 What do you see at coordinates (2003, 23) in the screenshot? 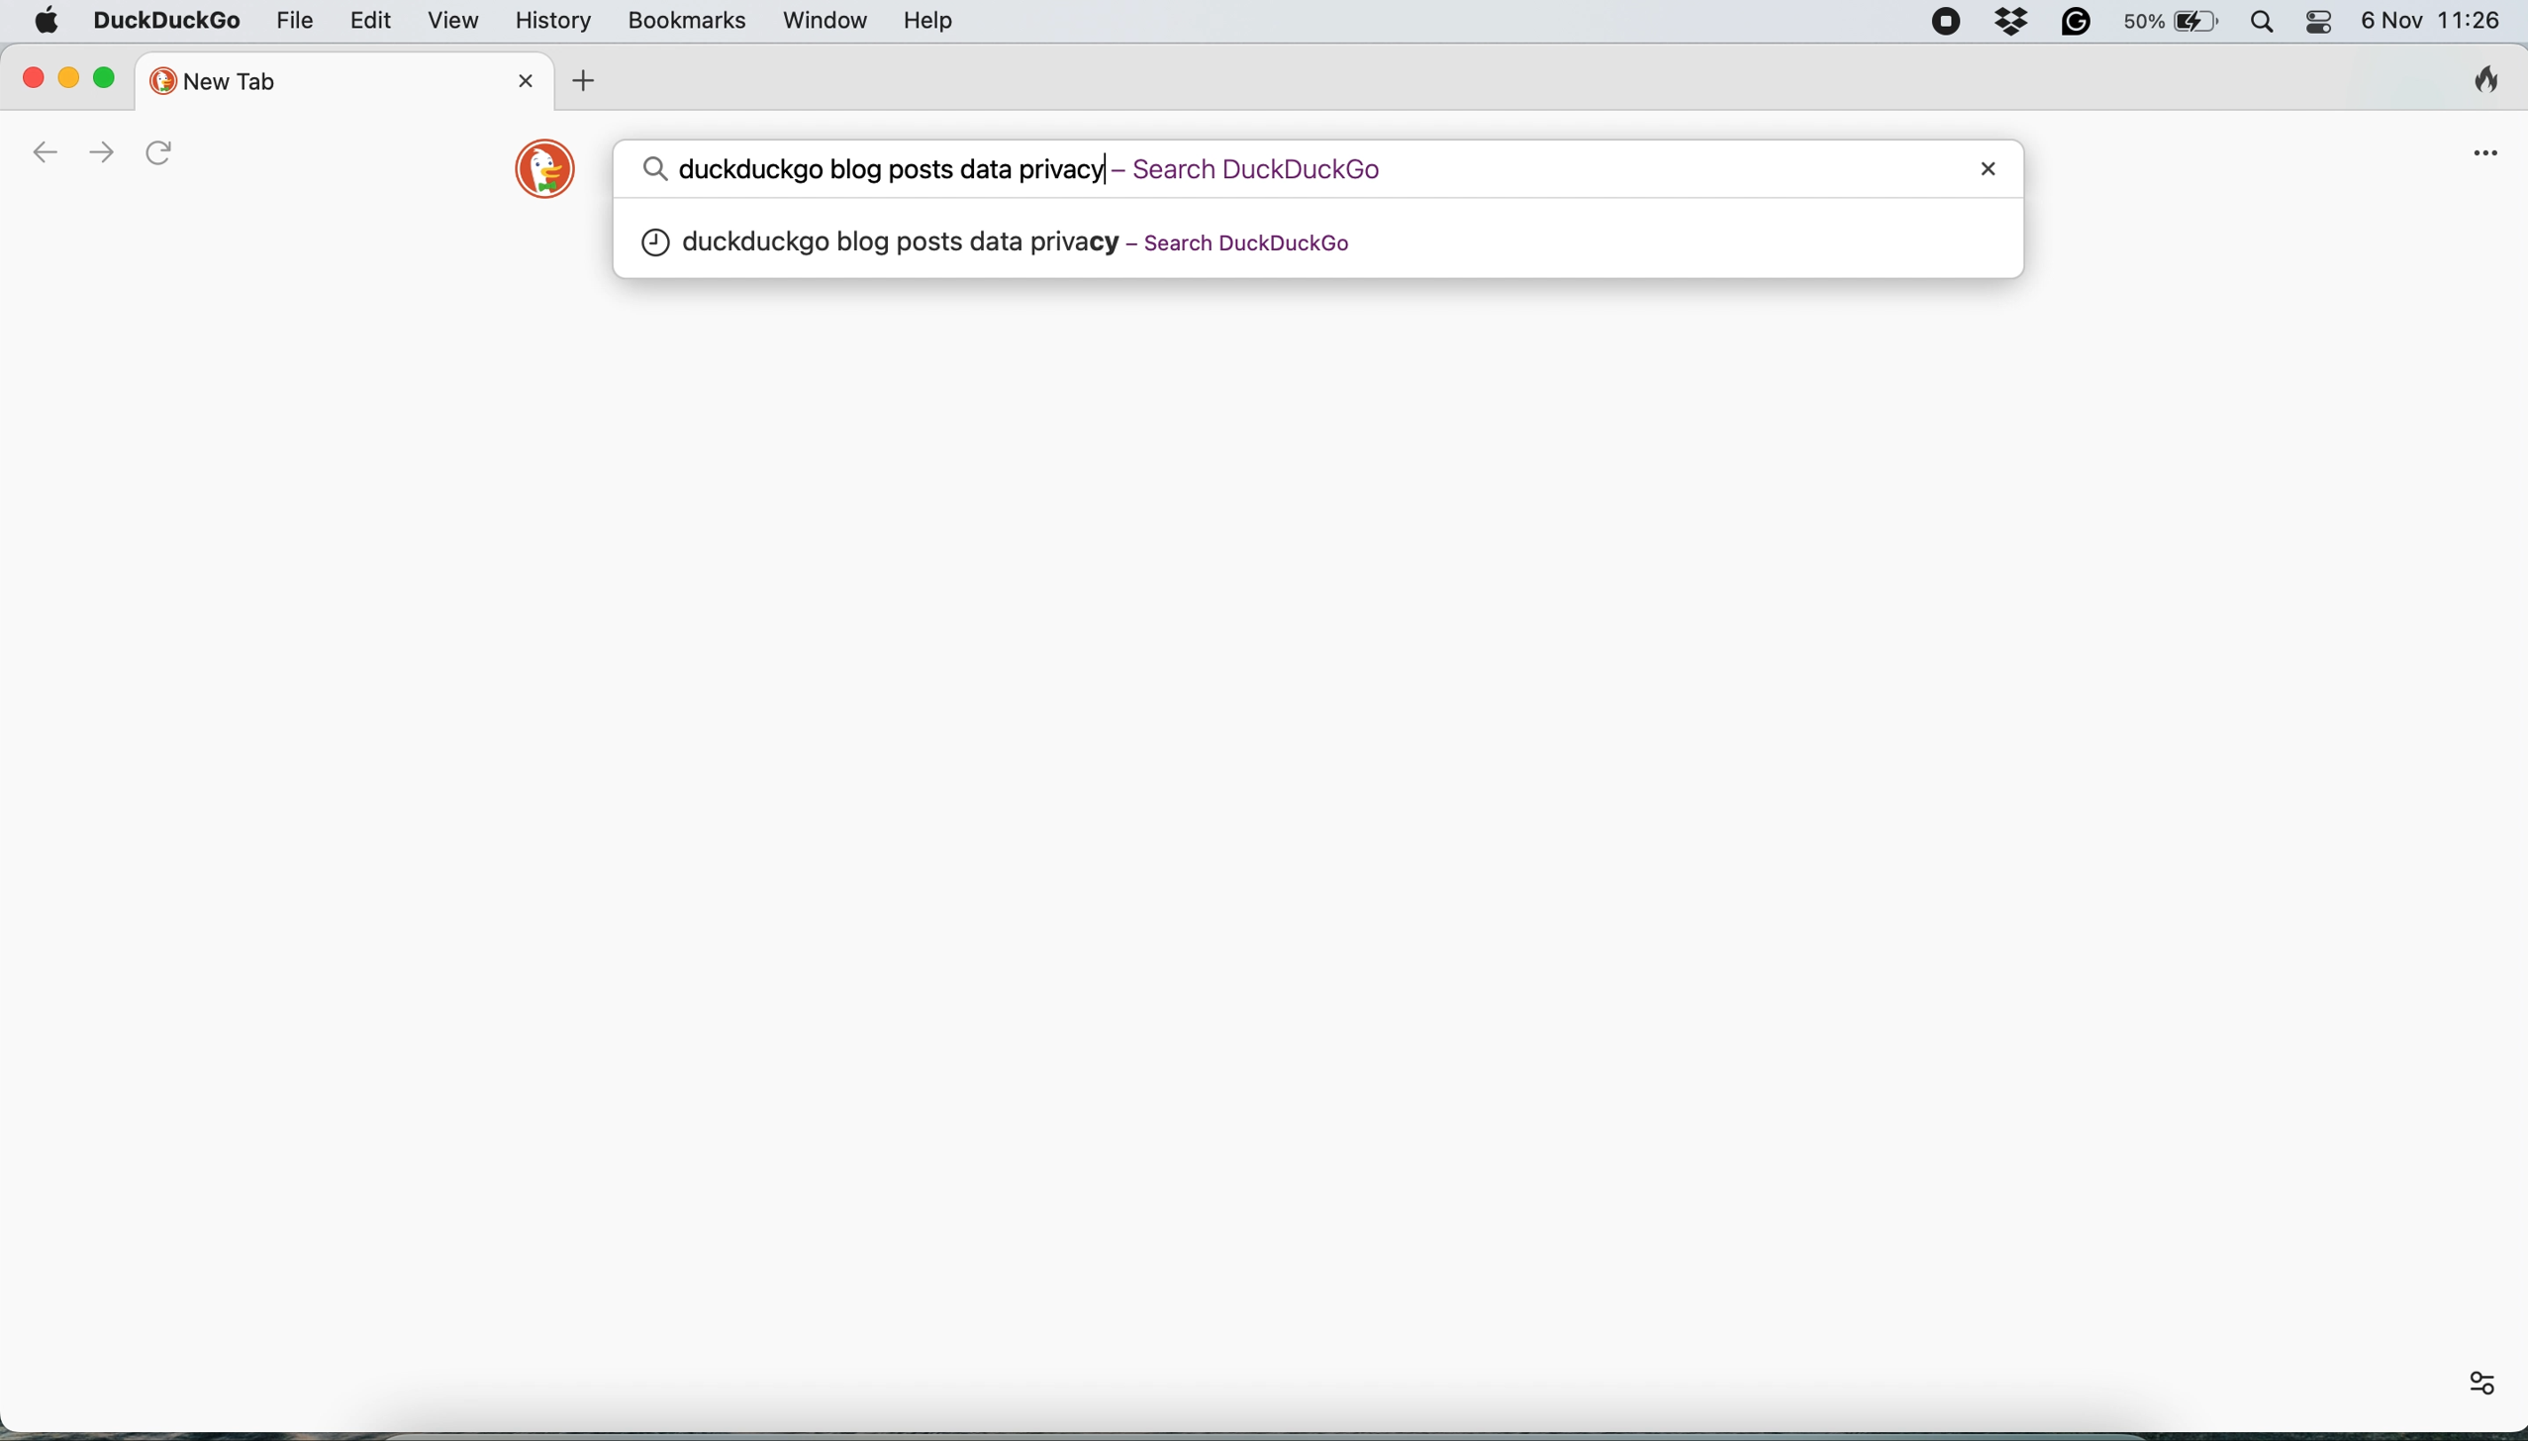
I see `dropbox` at bounding box center [2003, 23].